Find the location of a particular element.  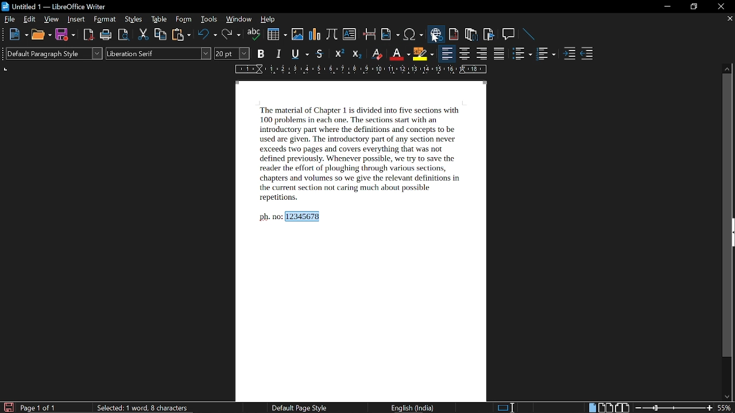

insert comment is located at coordinates (508, 34).